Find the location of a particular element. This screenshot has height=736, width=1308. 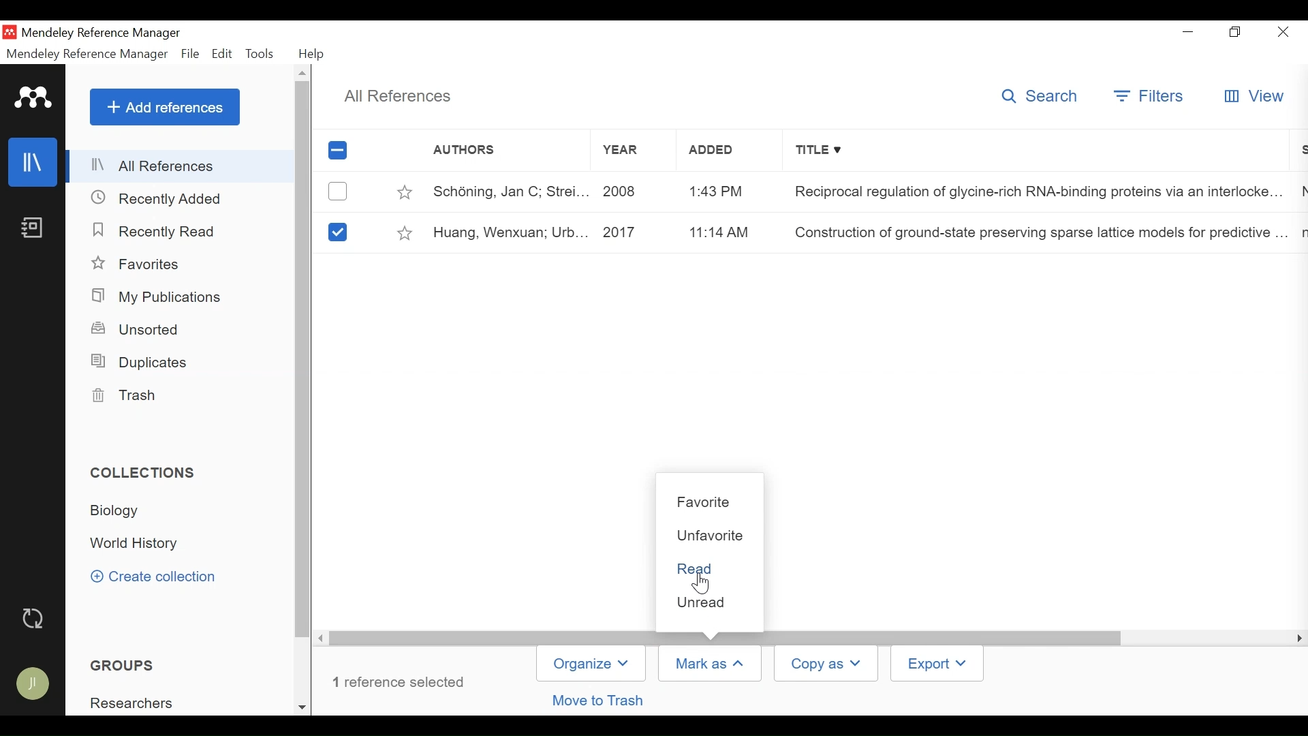

Reciprocal regulation of glycine-rich RNA-binding proteins via an interlocke... is located at coordinates (1036, 194).